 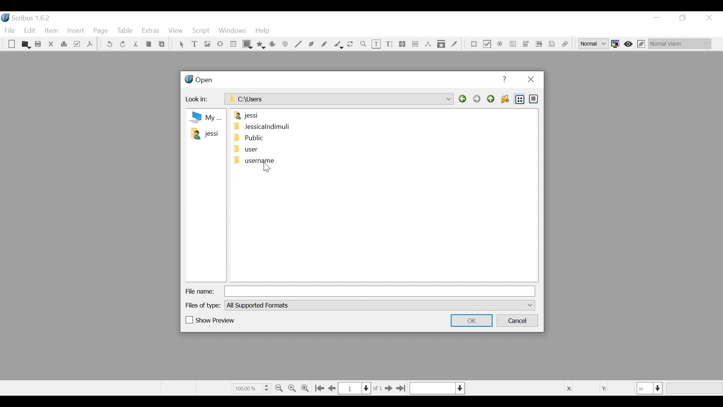 What do you see at coordinates (478, 99) in the screenshot?
I see `Forward` at bounding box center [478, 99].